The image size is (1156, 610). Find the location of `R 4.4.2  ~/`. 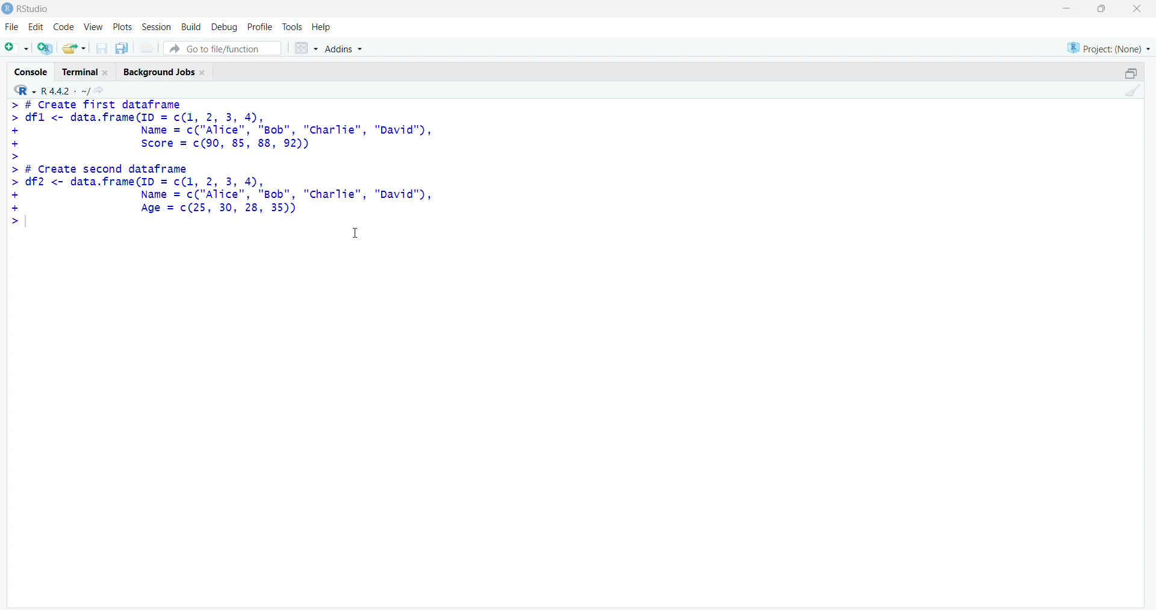

R 4.4.2  ~/ is located at coordinates (65, 91).